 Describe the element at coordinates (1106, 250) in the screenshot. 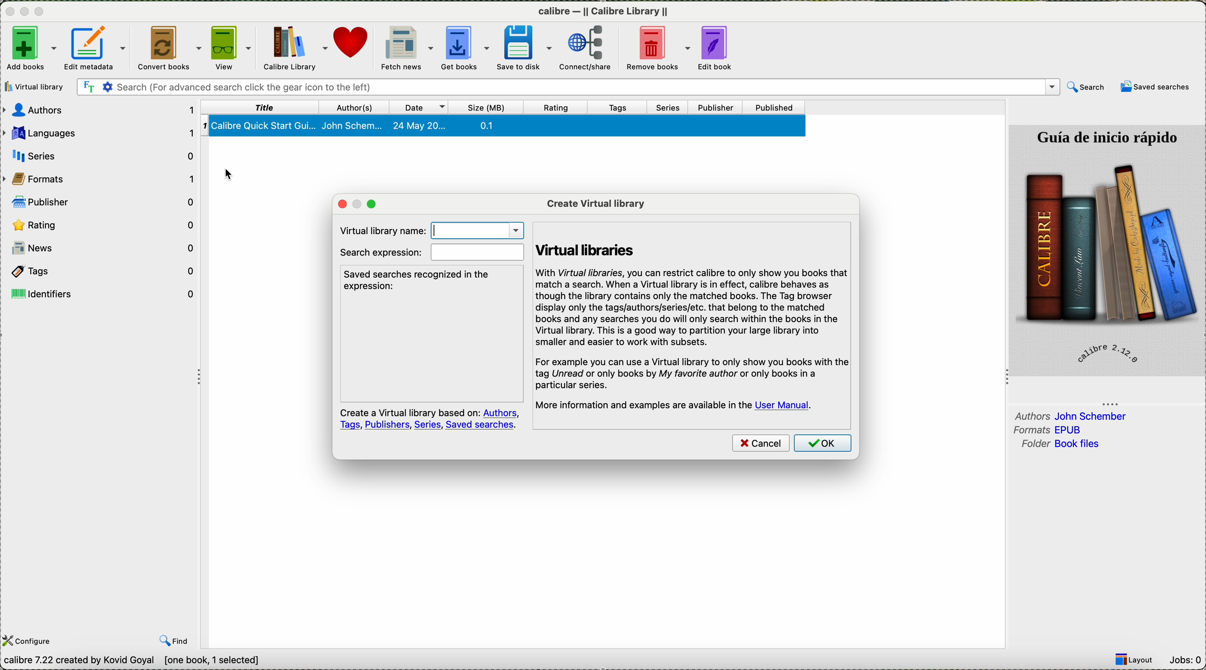

I see `calibre quick start guide preview` at that location.